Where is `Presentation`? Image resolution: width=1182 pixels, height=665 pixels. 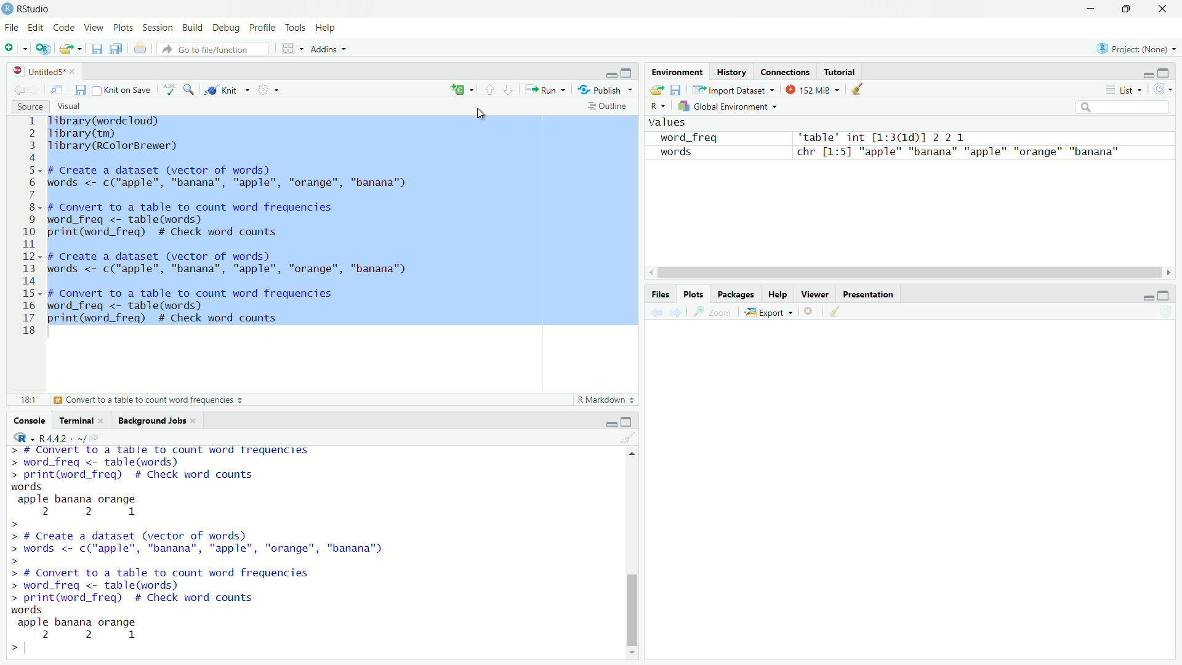 Presentation is located at coordinates (868, 293).